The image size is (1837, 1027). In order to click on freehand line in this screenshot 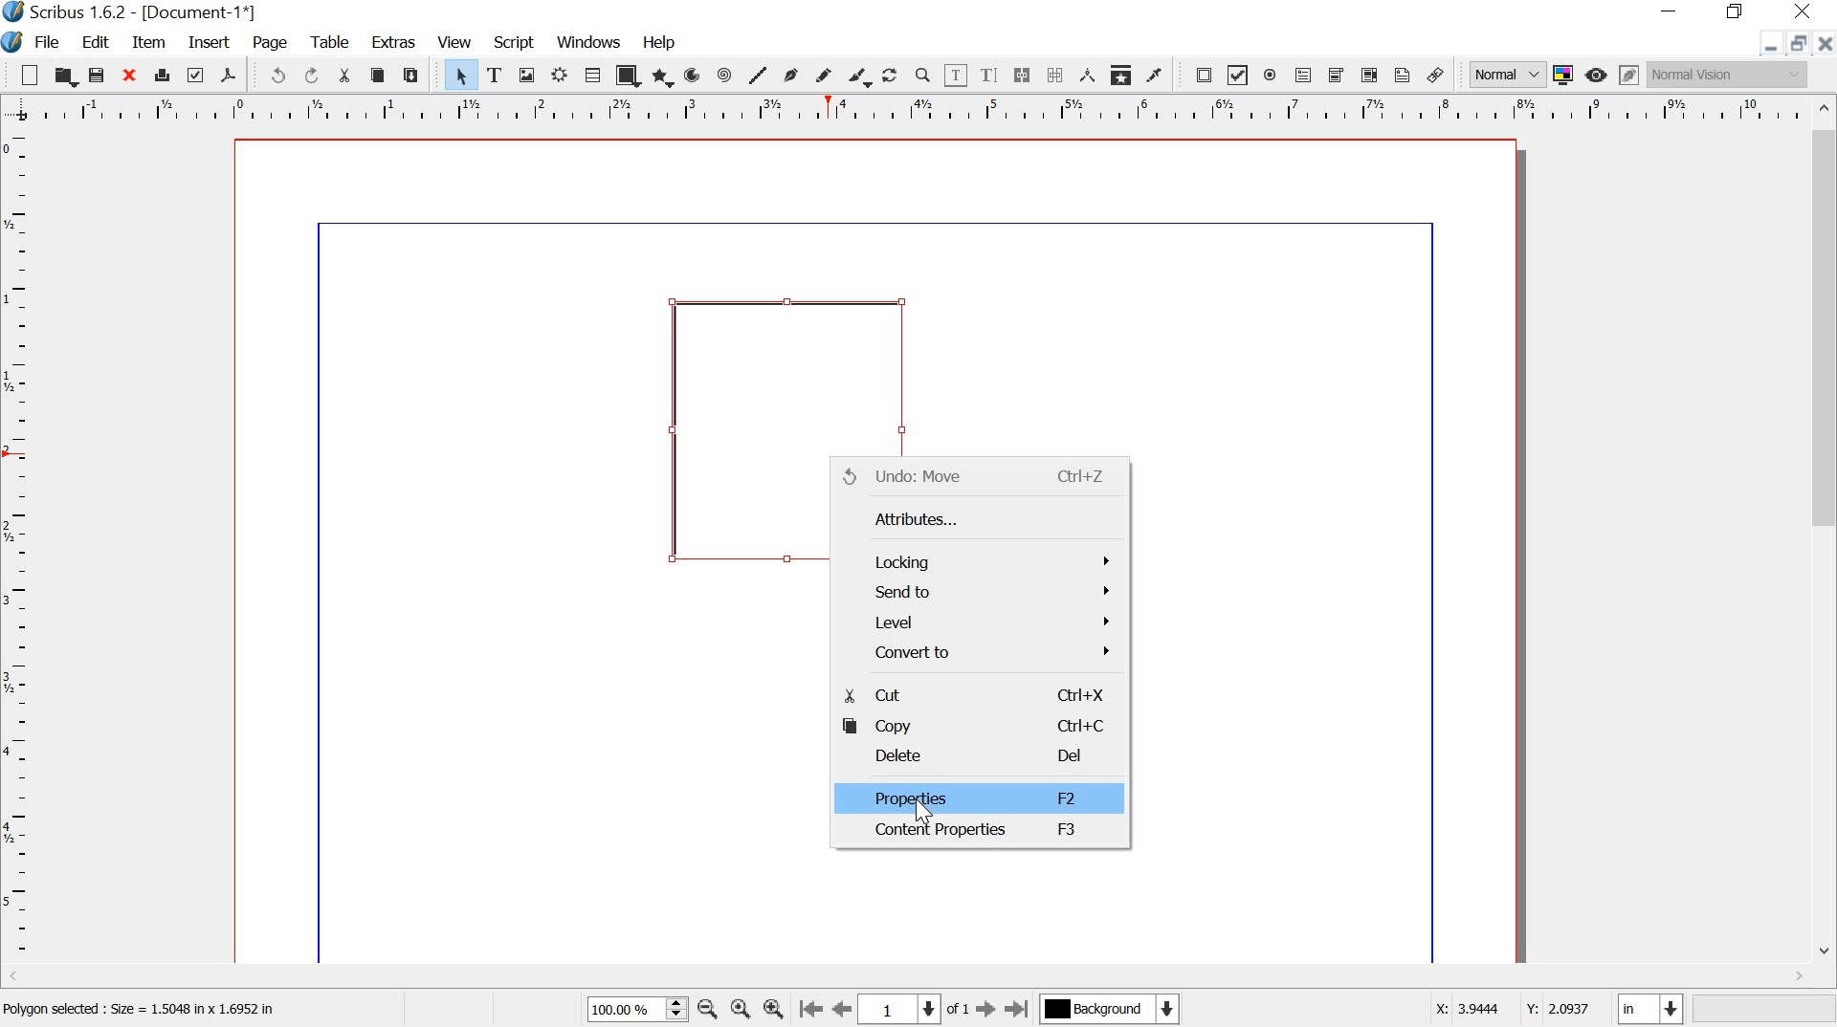, I will do `click(828, 76)`.